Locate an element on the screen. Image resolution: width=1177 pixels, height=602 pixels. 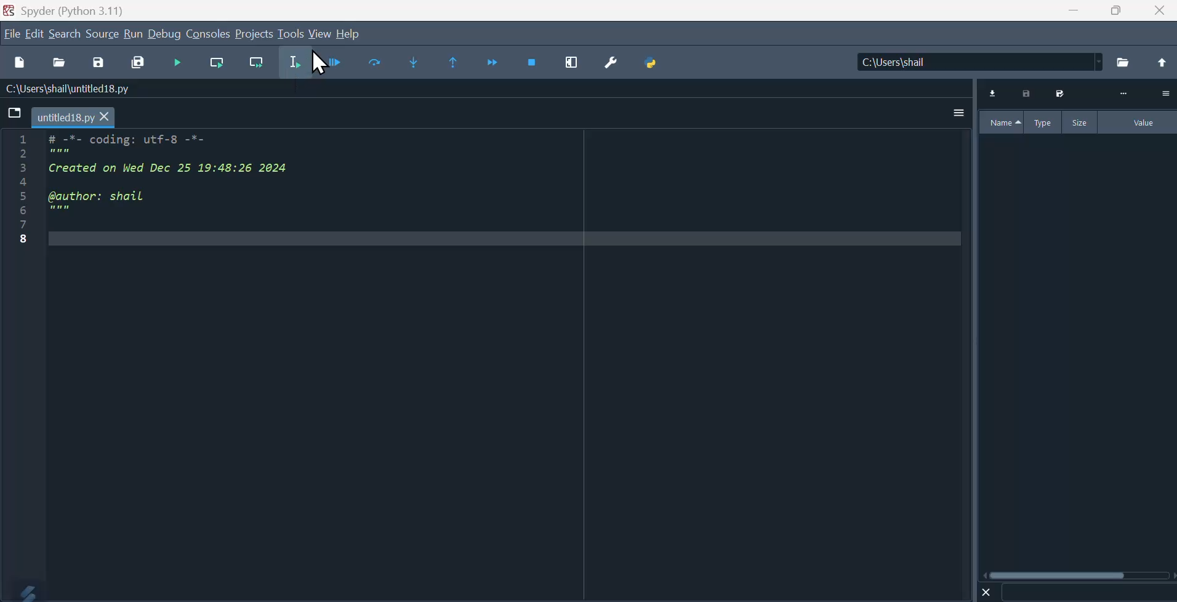
Help is located at coordinates (350, 34).